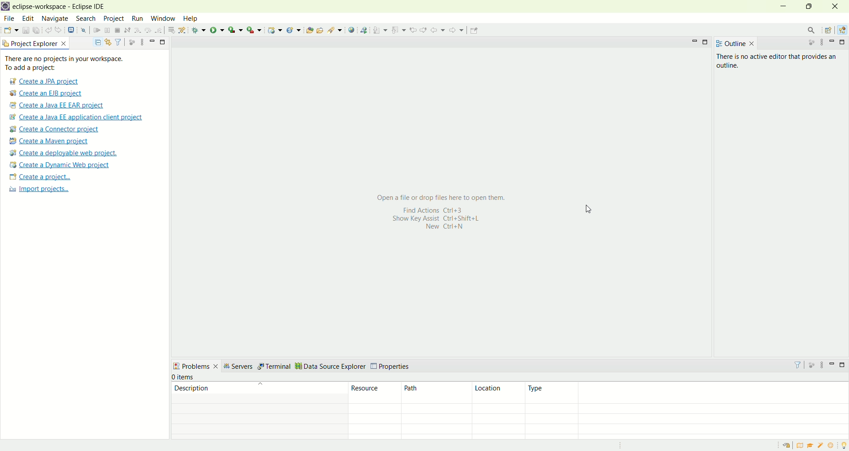  Describe the element at coordinates (147, 31) in the screenshot. I see `step over` at that location.